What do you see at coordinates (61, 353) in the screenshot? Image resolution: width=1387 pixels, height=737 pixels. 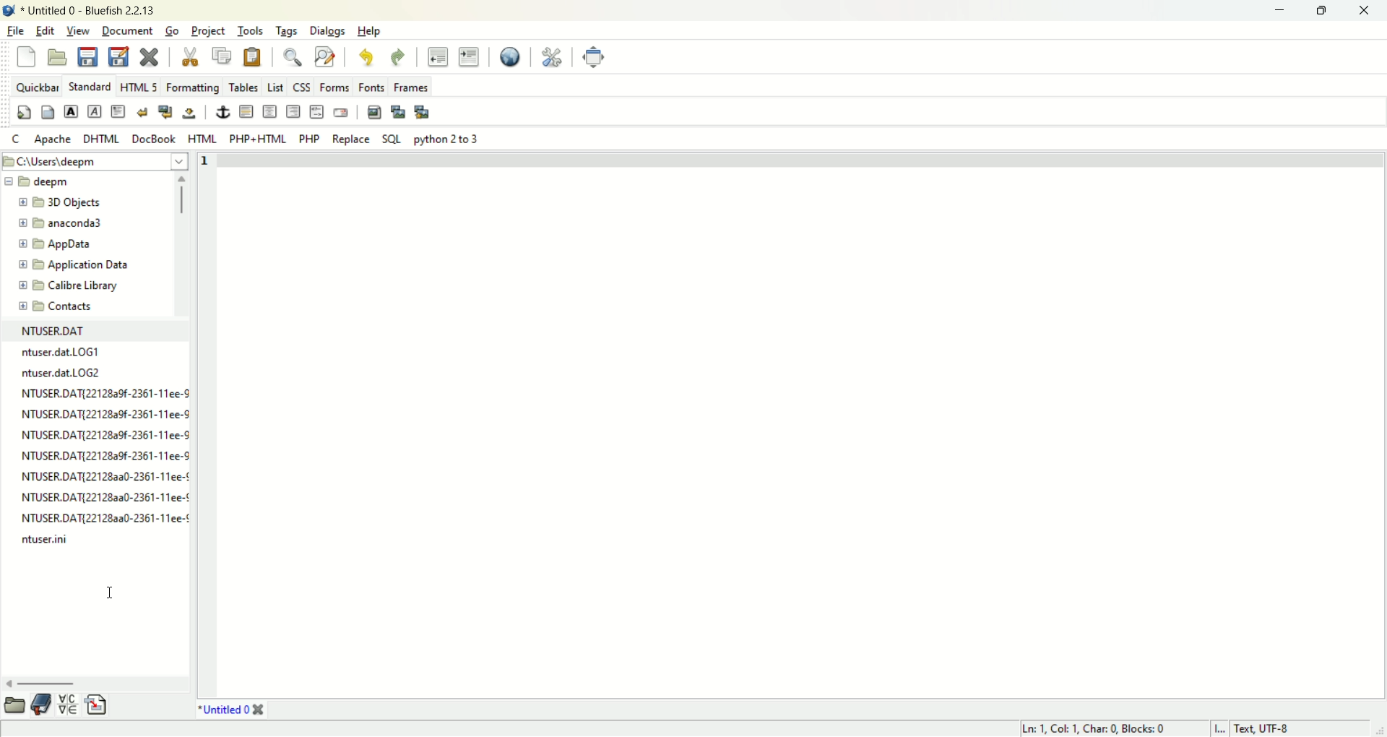 I see `ntuser.dat.LOG1` at bounding box center [61, 353].